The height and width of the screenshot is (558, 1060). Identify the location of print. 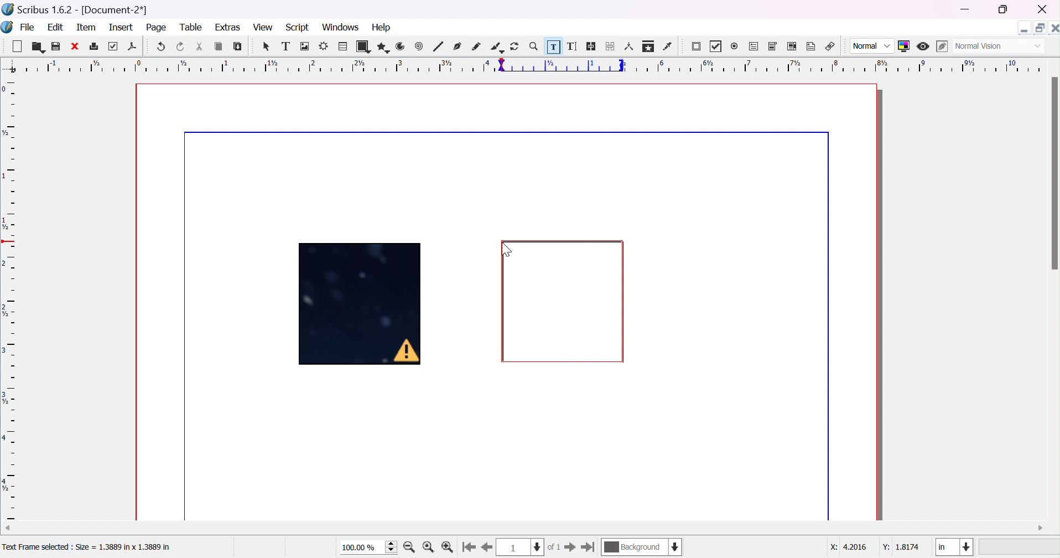
(93, 45).